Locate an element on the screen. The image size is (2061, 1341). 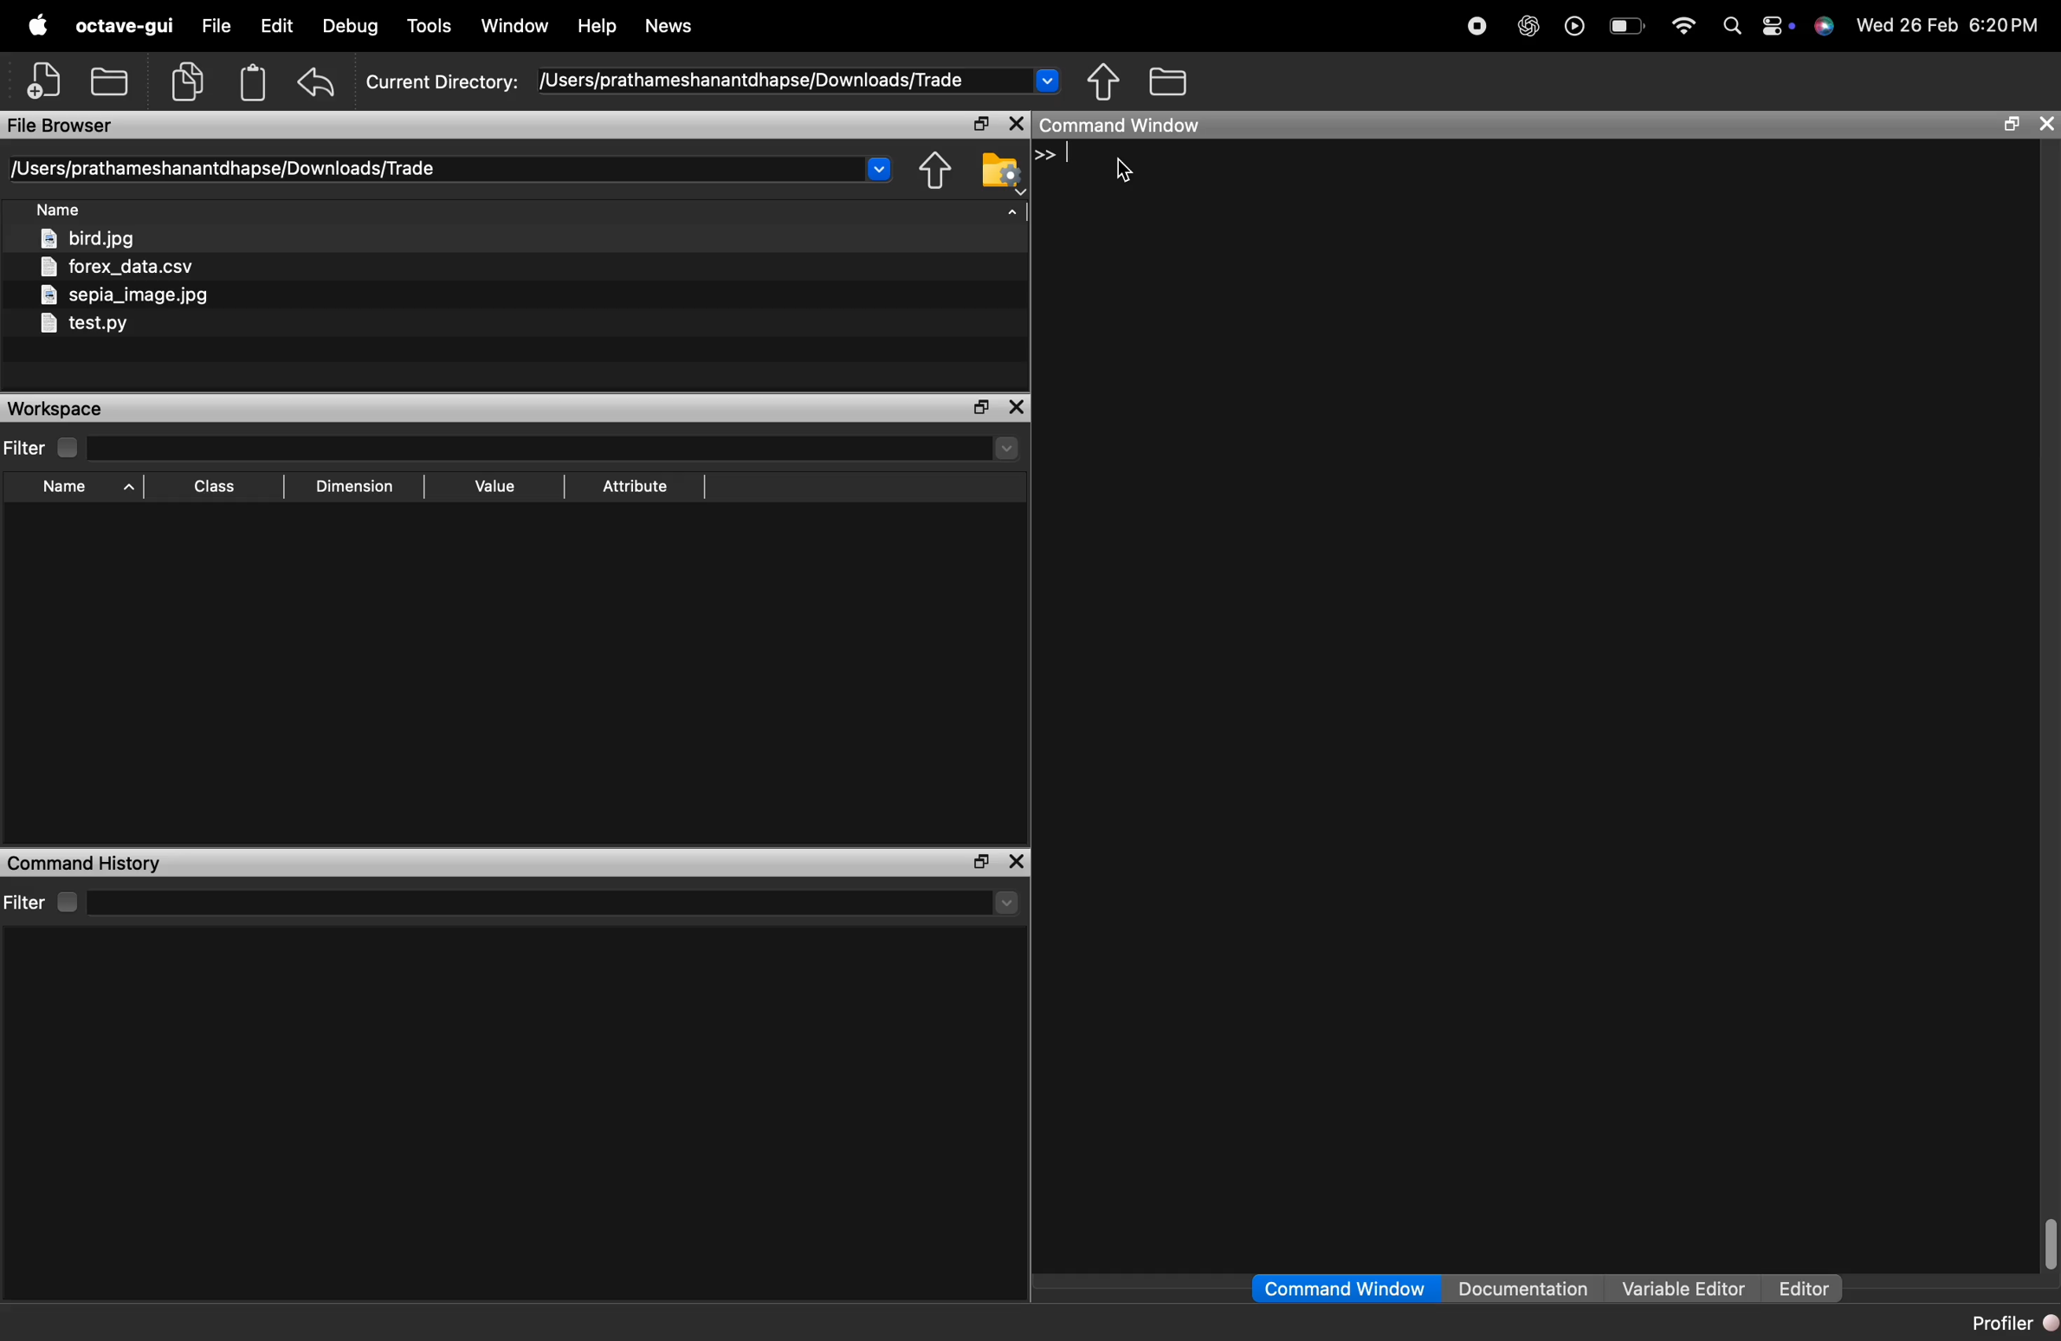
duplicate is located at coordinates (187, 81).